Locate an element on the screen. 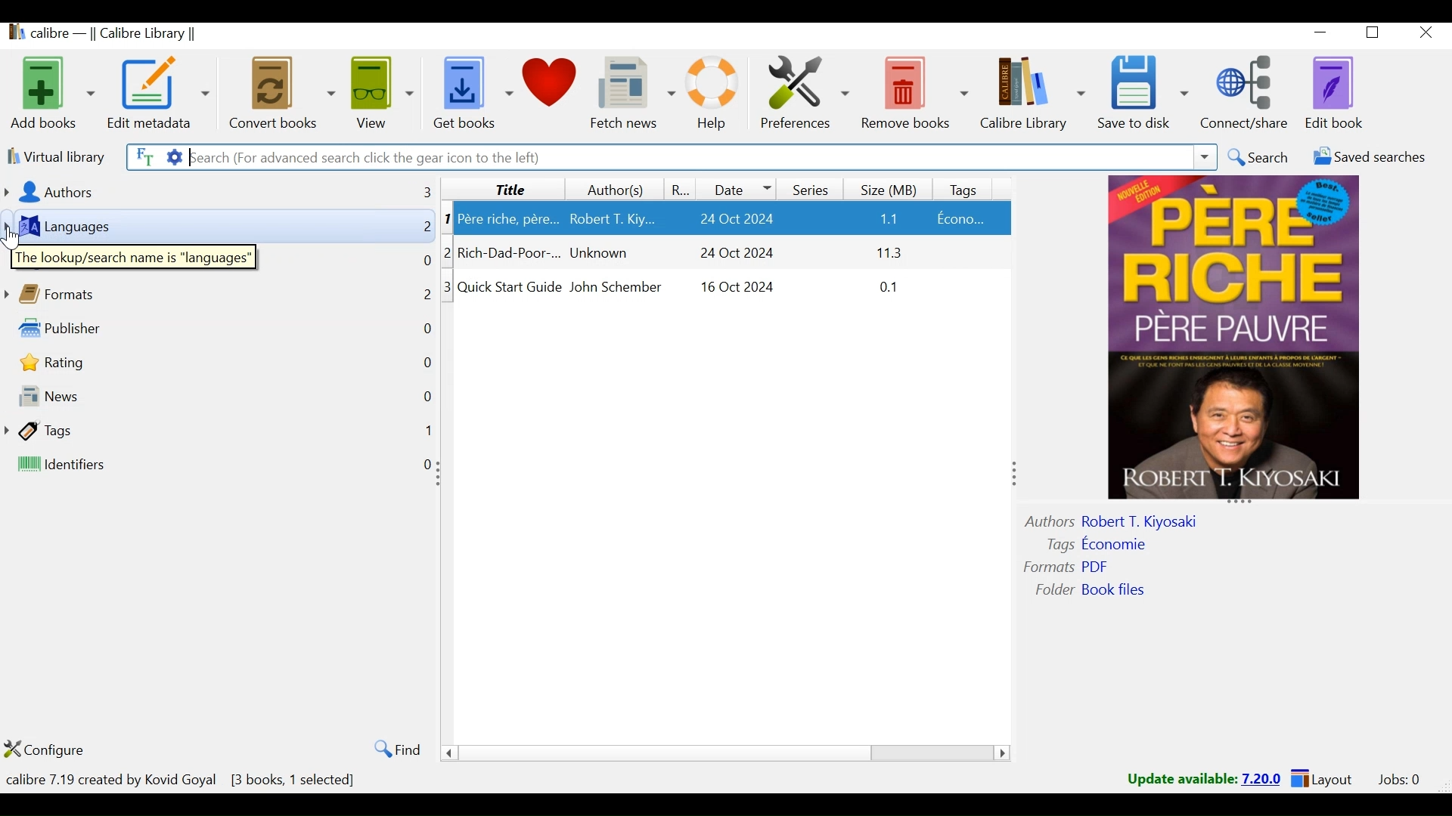 The image size is (1452, 816). Series is located at coordinates (808, 187).